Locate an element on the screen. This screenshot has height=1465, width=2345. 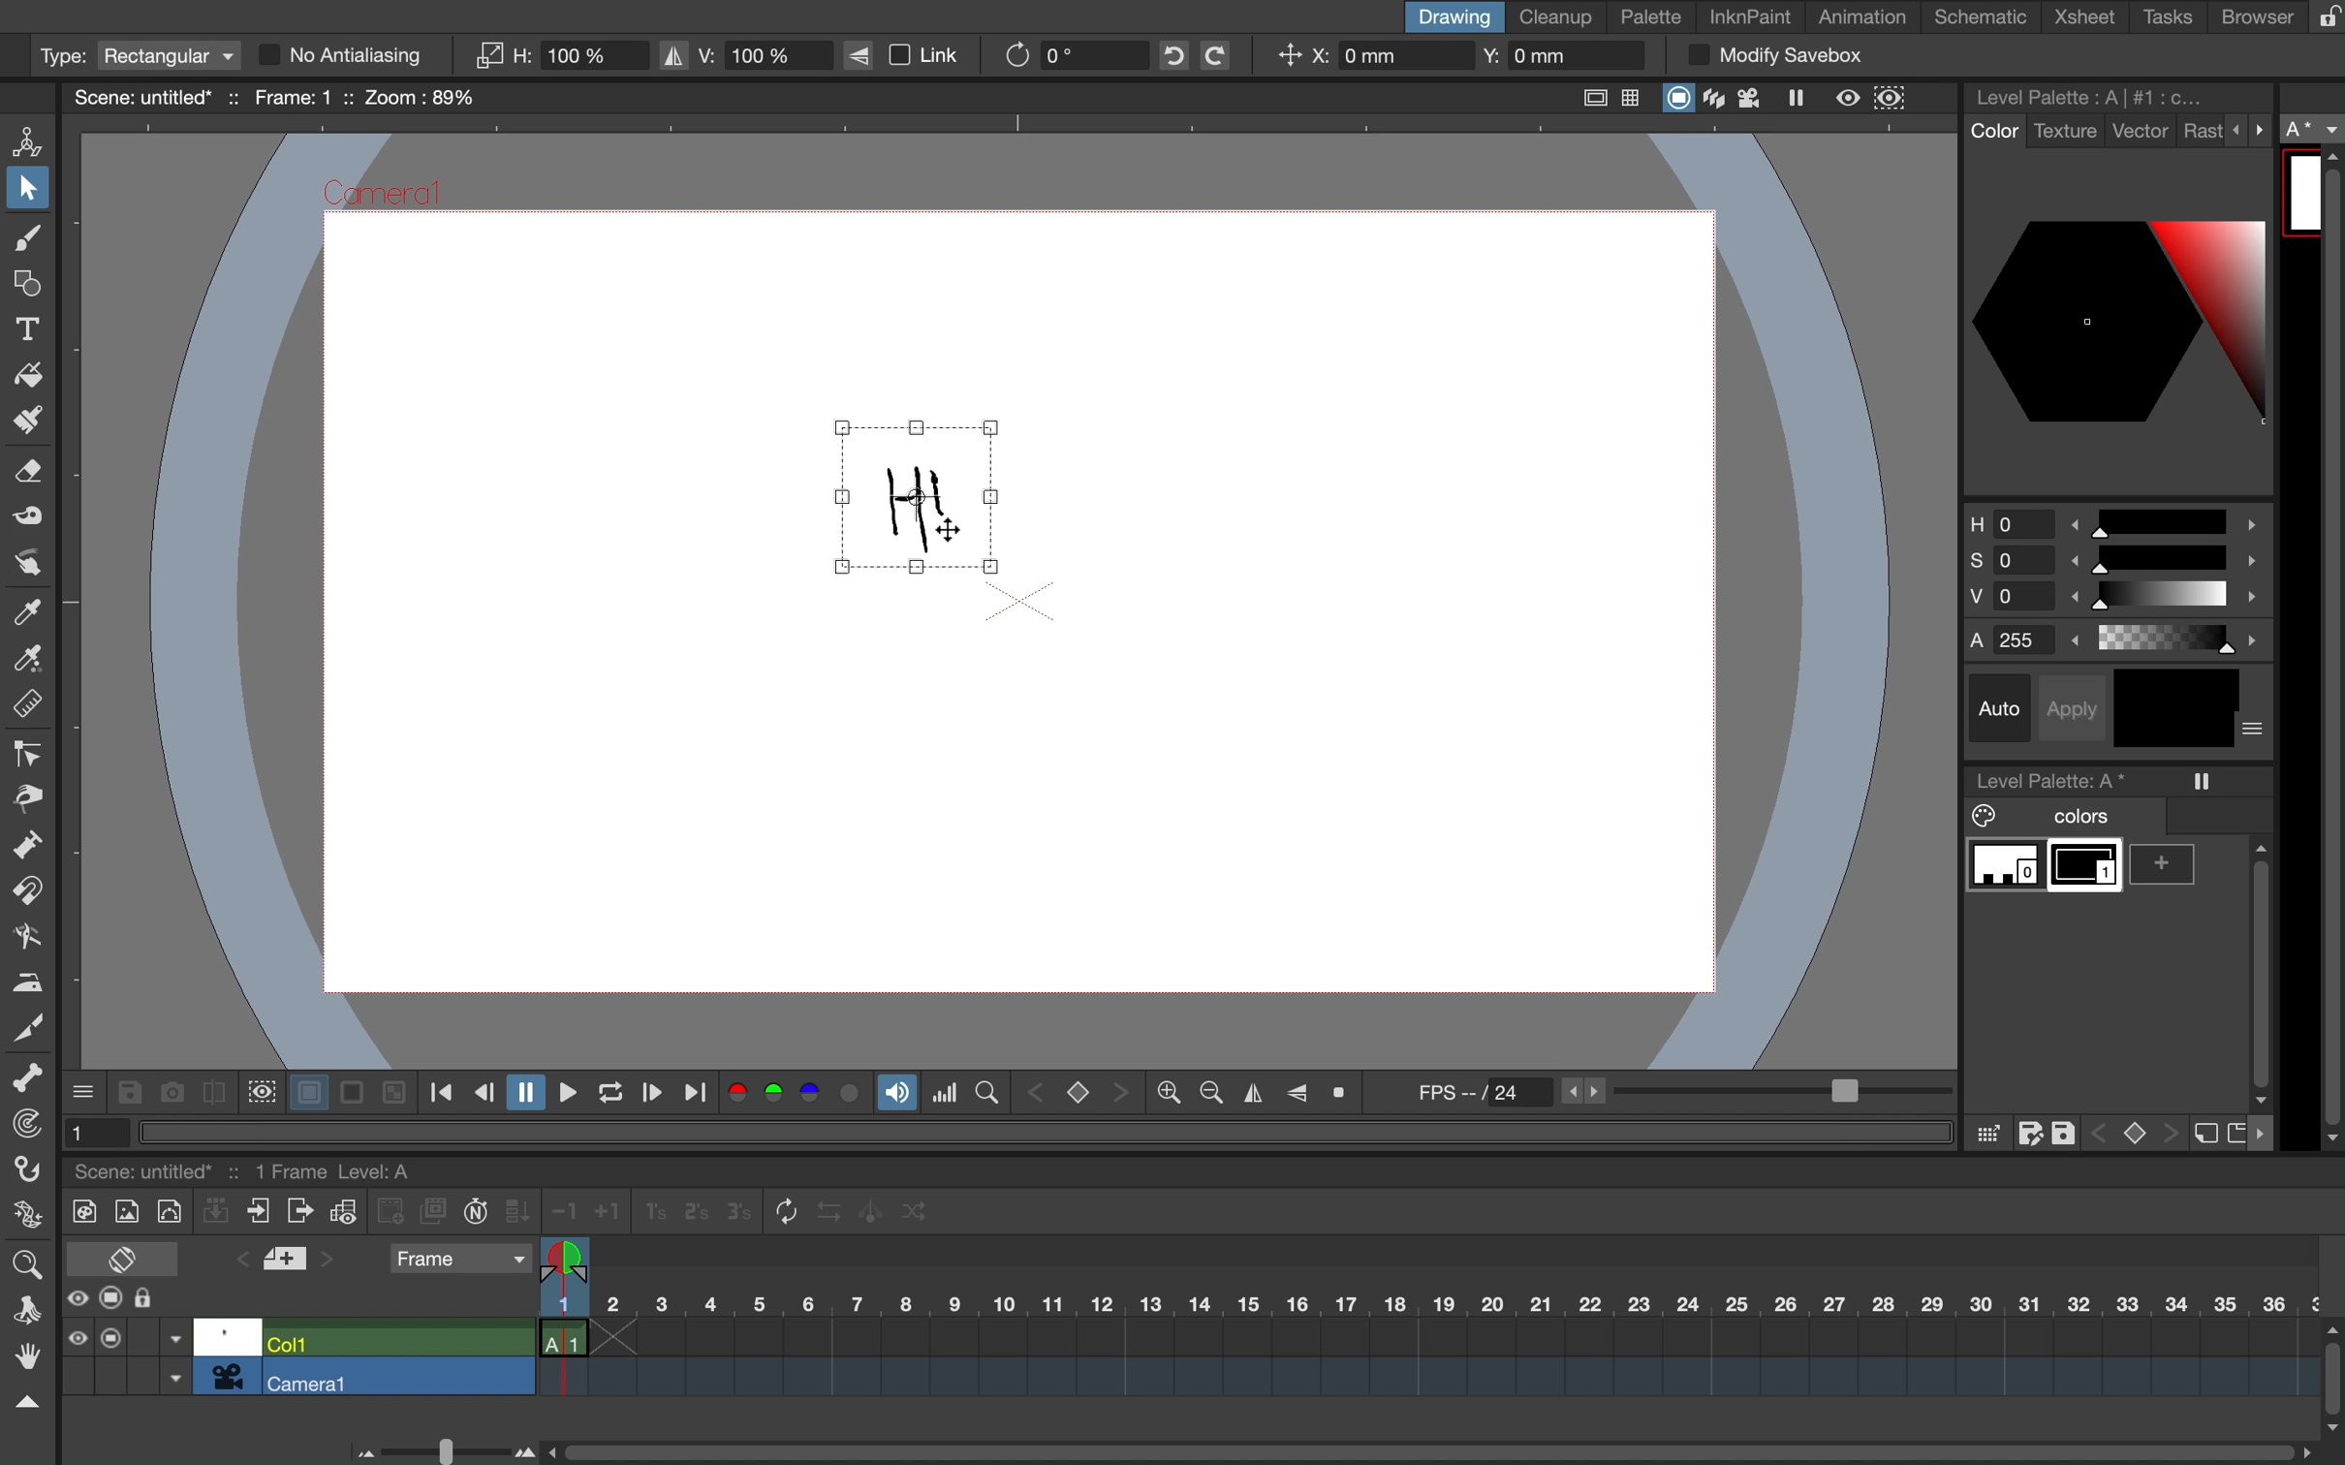
ruler tool is located at coordinates (28, 707).